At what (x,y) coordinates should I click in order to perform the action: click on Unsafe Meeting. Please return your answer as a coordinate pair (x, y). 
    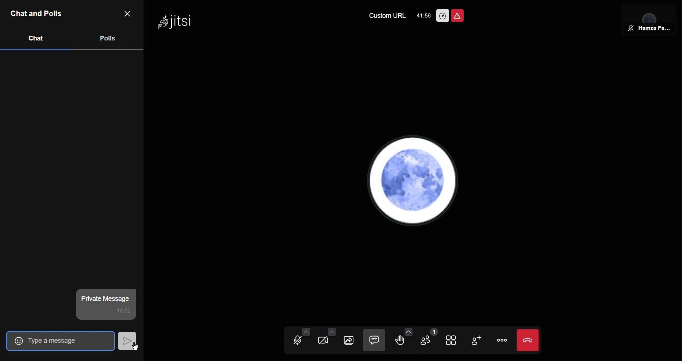
    Looking at the image, I should click on (459, 16).